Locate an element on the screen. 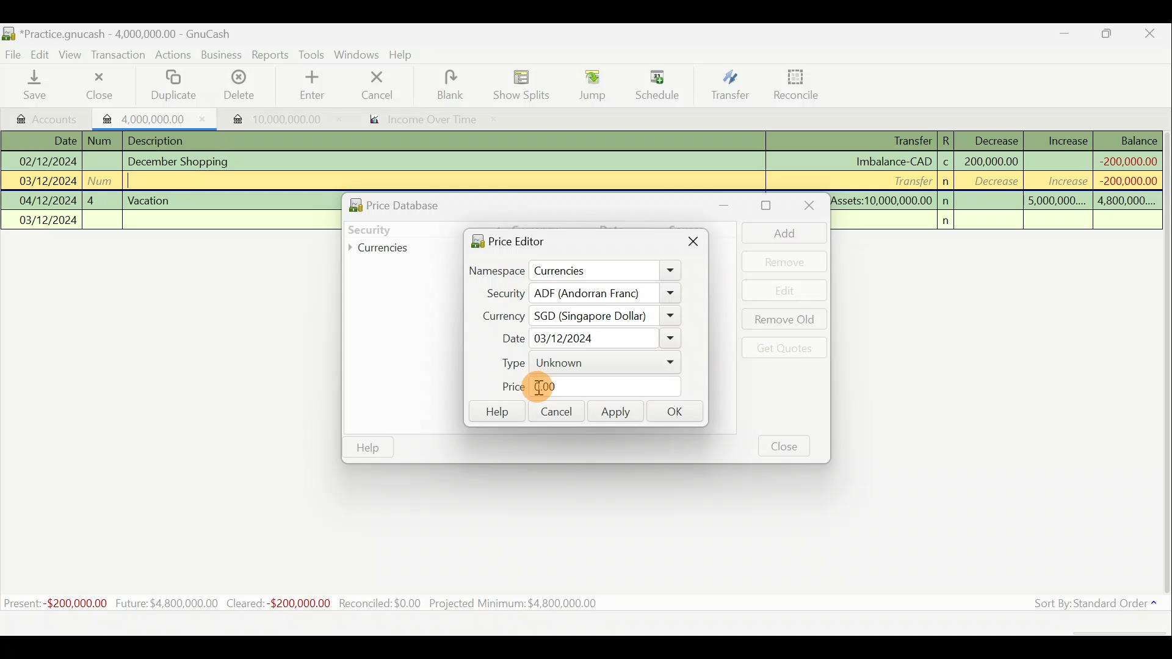 The height and width of the screenshot is (659, 1172). 200,000,000 is located at coordinates (990, 161).